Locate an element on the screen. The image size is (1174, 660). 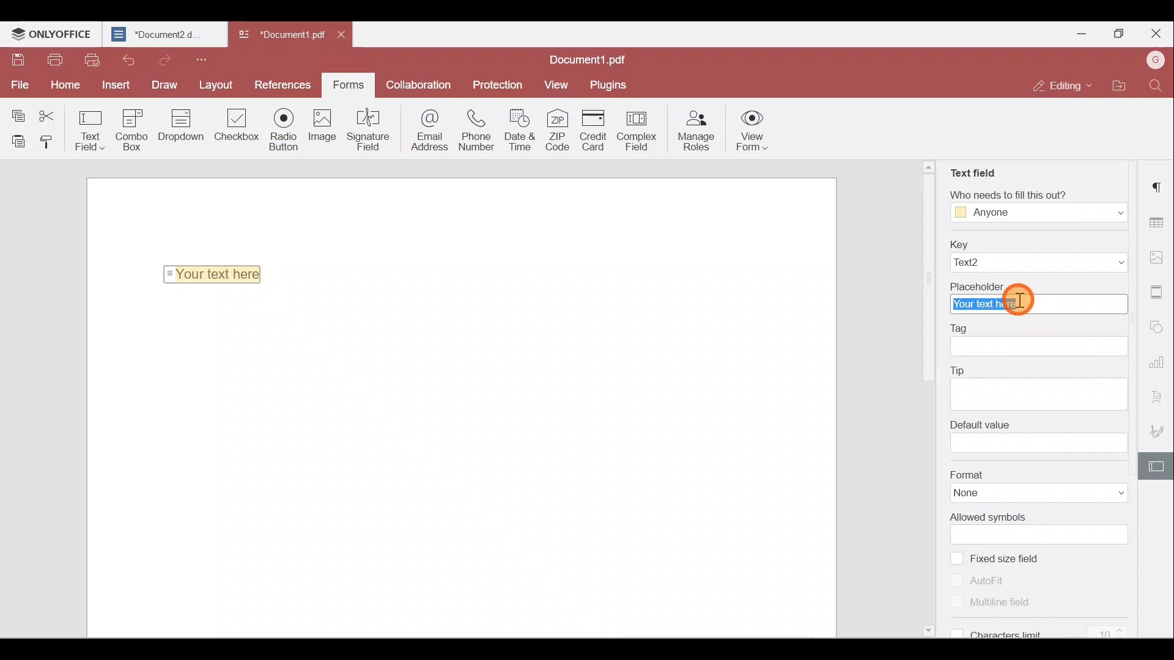
Default value field is located at coordinates (1040, 444).